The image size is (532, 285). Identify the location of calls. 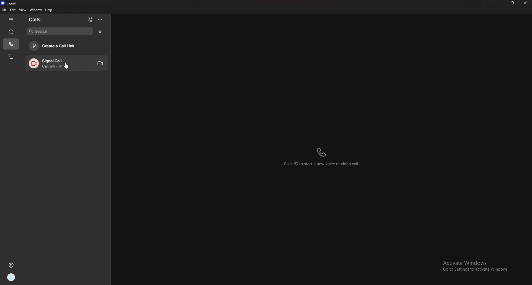
(11, 44).